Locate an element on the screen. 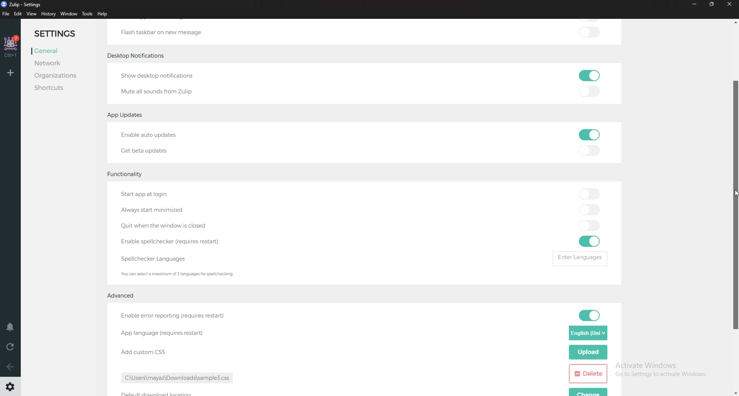  Enable Spell Checker is located at coordinates (173, 241).